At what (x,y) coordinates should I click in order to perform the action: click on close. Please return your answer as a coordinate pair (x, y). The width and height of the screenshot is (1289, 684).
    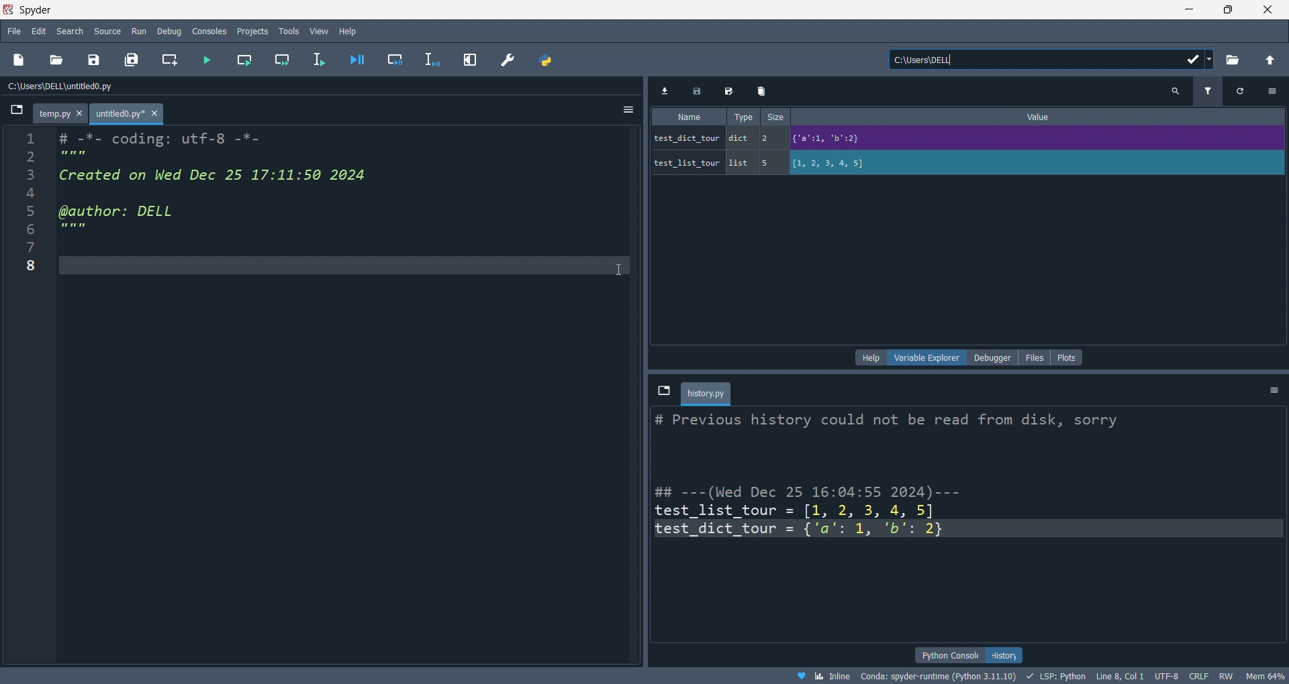
    Looking at the image, I should click on (1268, 9).